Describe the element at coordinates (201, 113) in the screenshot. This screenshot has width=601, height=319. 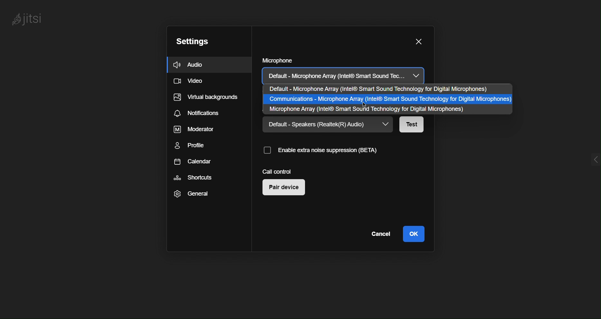
I see `Notifications` at that location.